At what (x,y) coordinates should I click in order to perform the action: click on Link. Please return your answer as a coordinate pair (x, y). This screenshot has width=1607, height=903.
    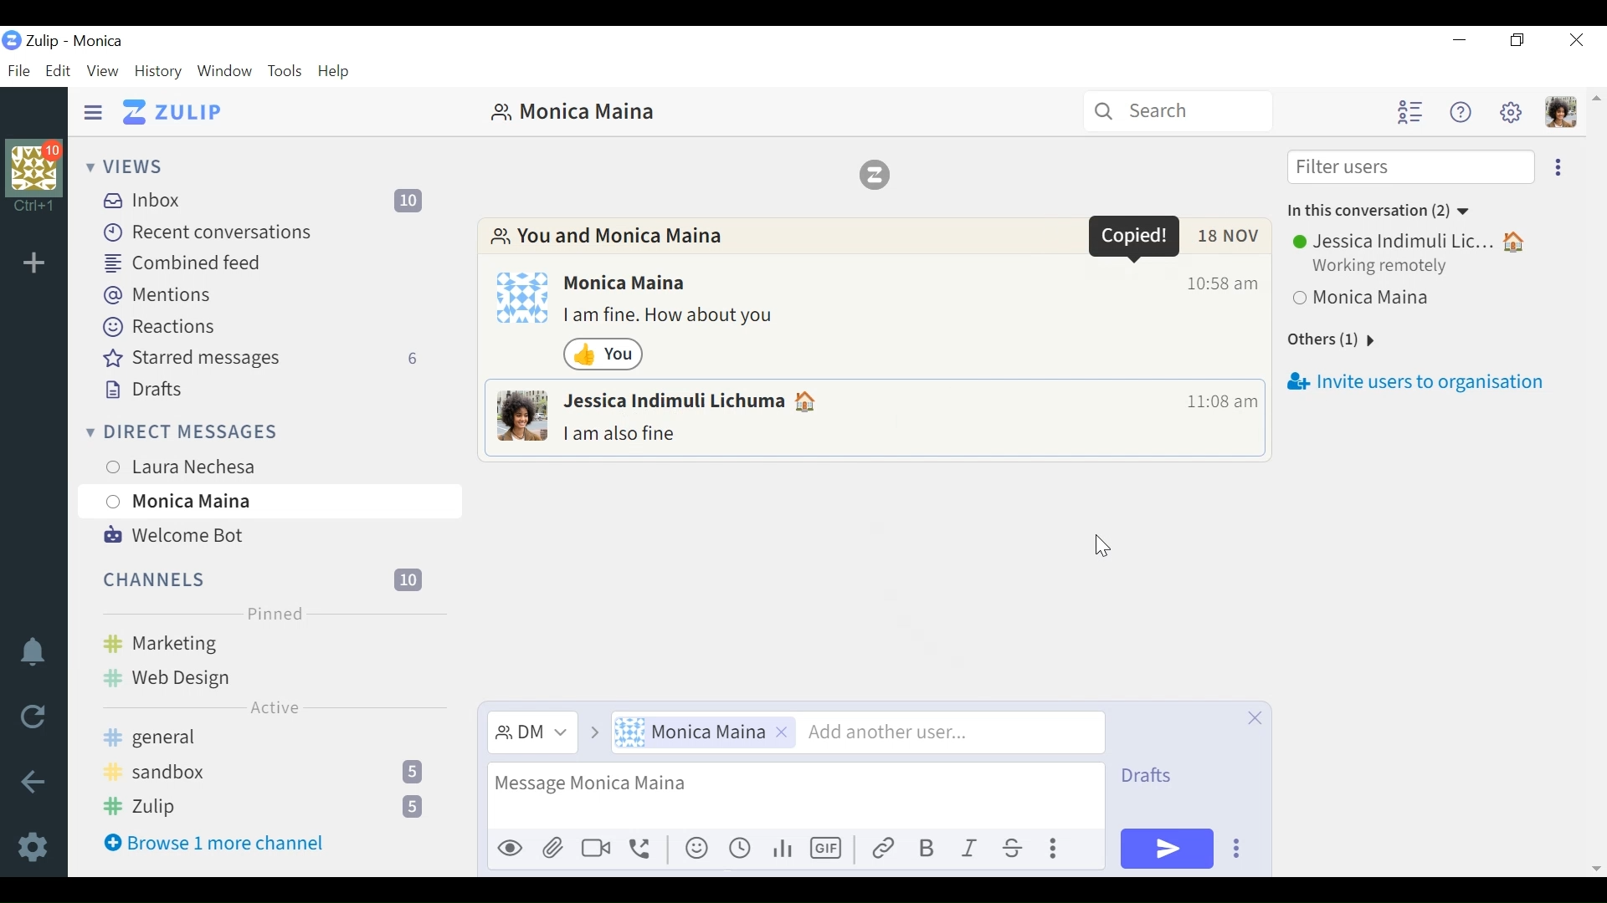
    Looking at the image, I should click on (883, 849).